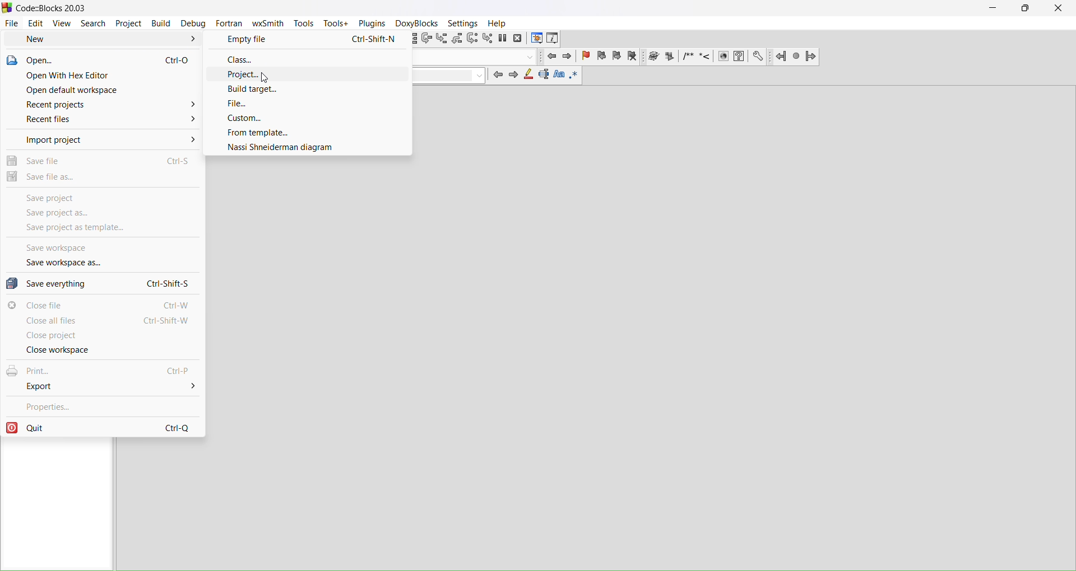 This screenshot has height=571, width=1076. Describe the element at coordinates (516, 77) in the screenshot. I see `next` at that location.